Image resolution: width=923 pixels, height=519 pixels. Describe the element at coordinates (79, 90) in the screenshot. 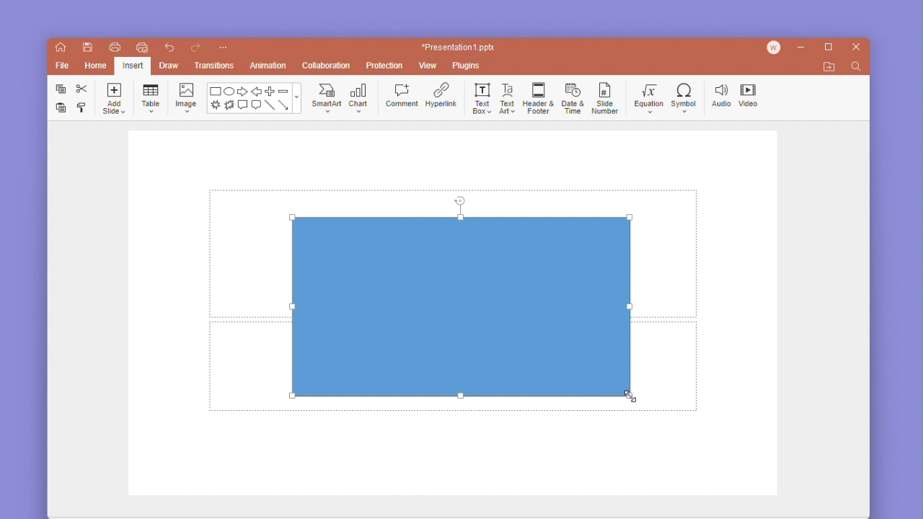

I see `cut` at that location.